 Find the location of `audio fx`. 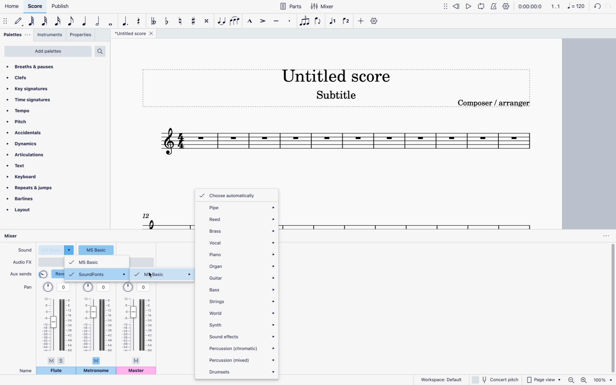

audio fx is located at coordinates (22, 262).